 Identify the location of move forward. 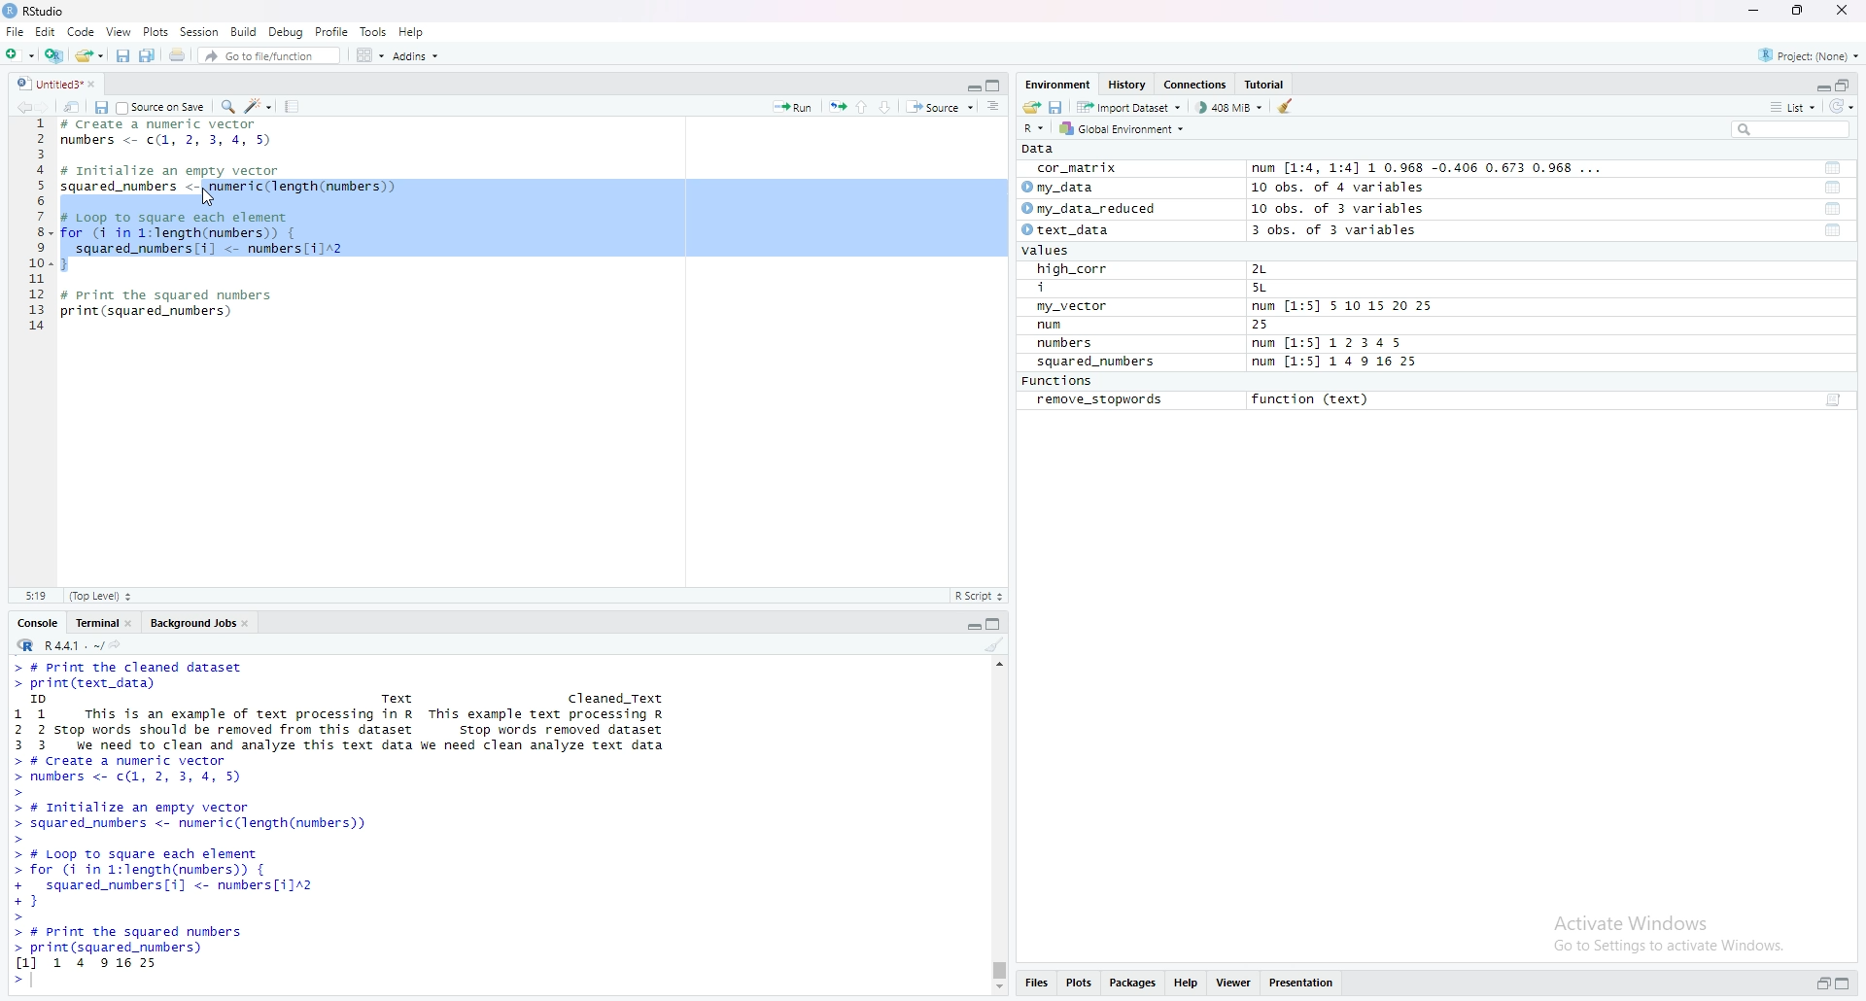
(48, 105).